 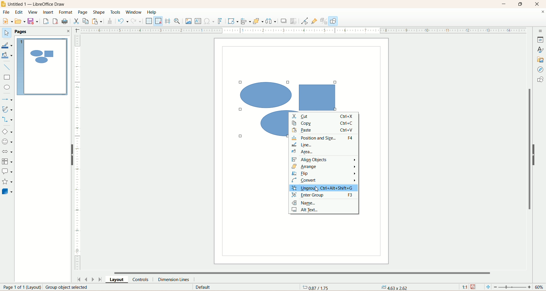 What do you see at coordinates (178, 21) in the screenshot?
I see `zoom and pan` at bounding box center [178, 21].